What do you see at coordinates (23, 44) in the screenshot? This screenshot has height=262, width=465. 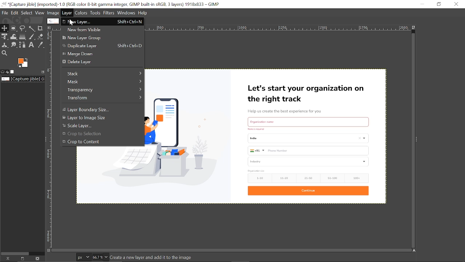 I see `Path tool` at bounding box center [23, 44].